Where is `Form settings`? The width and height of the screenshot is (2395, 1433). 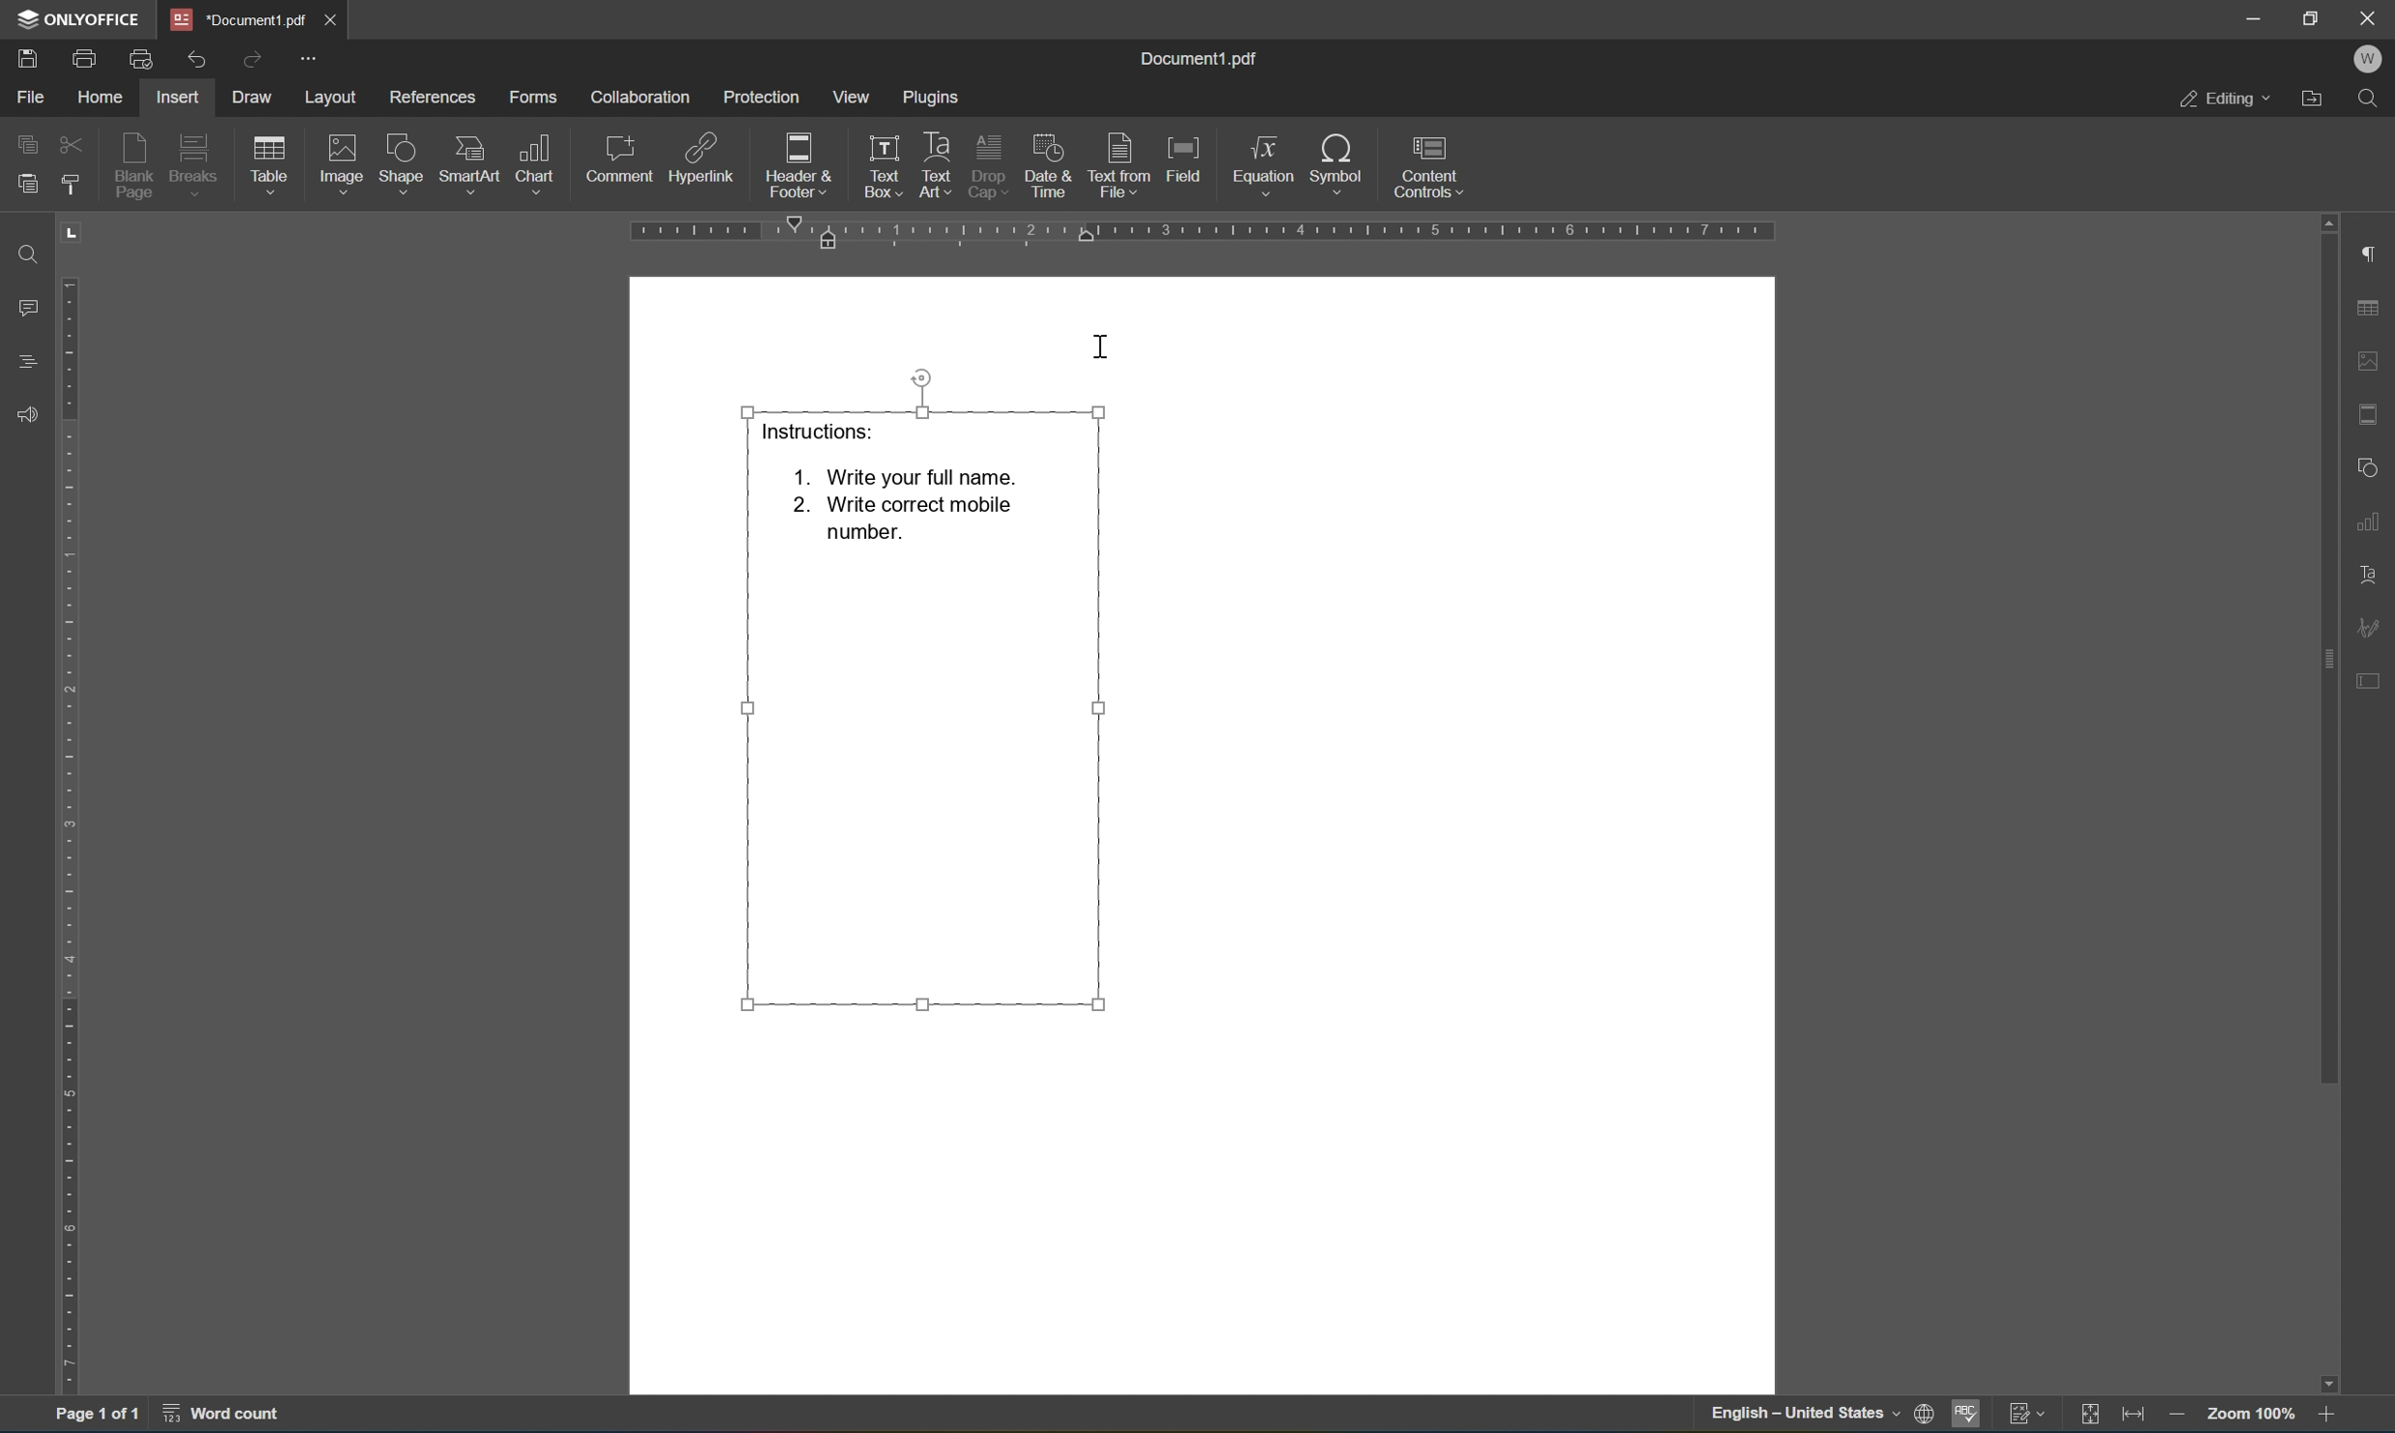
Form settings is located at coordinates (2371, 678).